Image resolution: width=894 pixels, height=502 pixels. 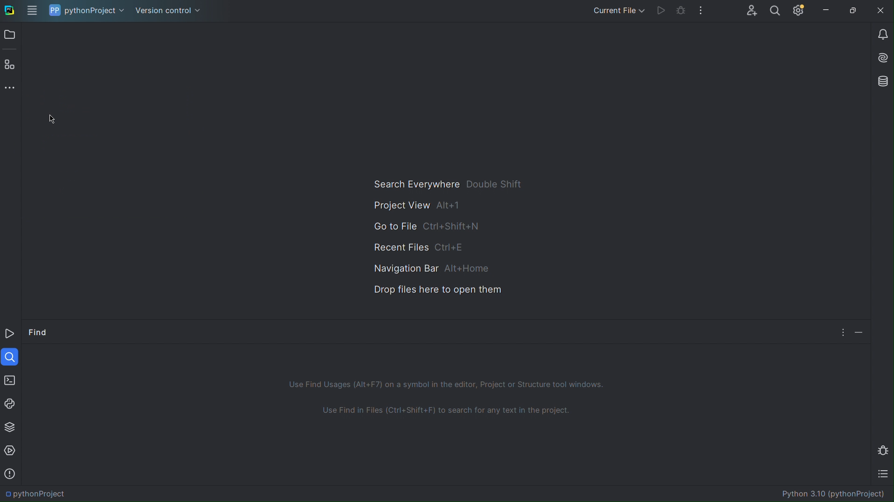 I want to click on Current File, so click(x=617, y=12).